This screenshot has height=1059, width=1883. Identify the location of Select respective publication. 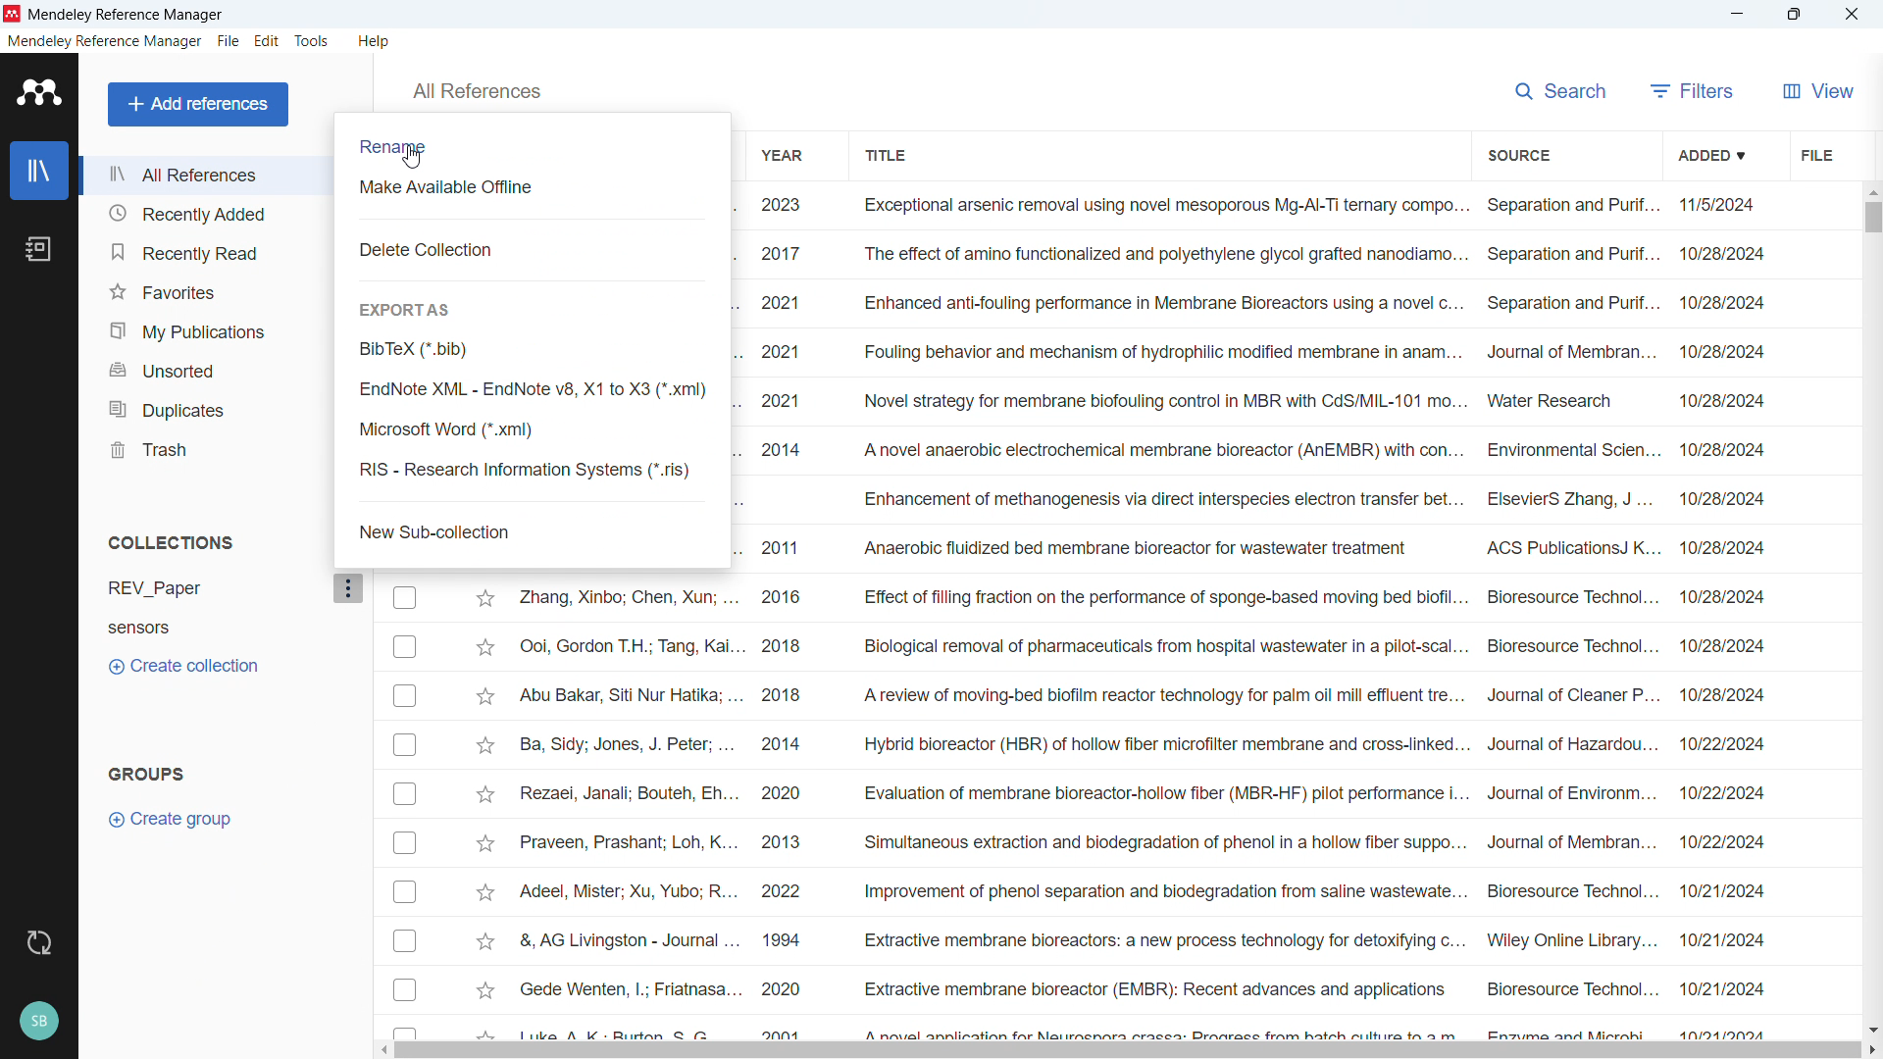
(404, 940).